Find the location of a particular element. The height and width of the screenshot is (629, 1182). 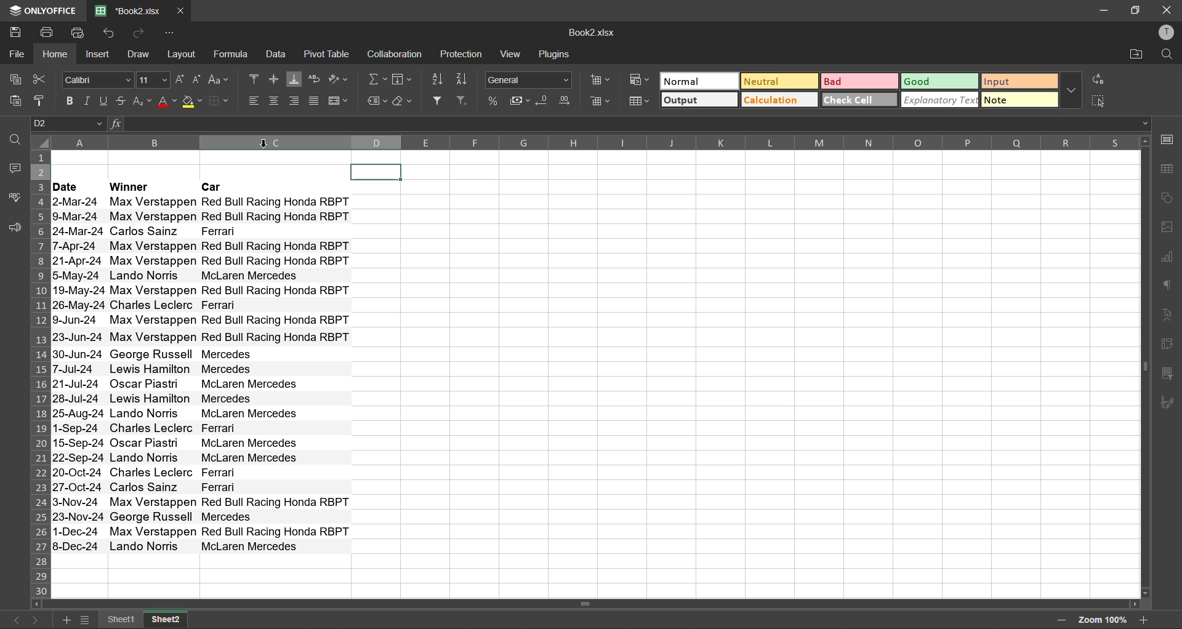

check cell is located at coordinates (856, 102).